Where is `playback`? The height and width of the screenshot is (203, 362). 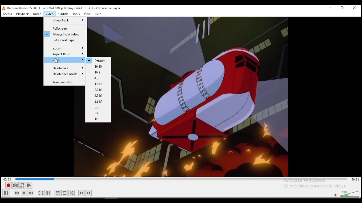
playback is located at coordinates (23, 14).